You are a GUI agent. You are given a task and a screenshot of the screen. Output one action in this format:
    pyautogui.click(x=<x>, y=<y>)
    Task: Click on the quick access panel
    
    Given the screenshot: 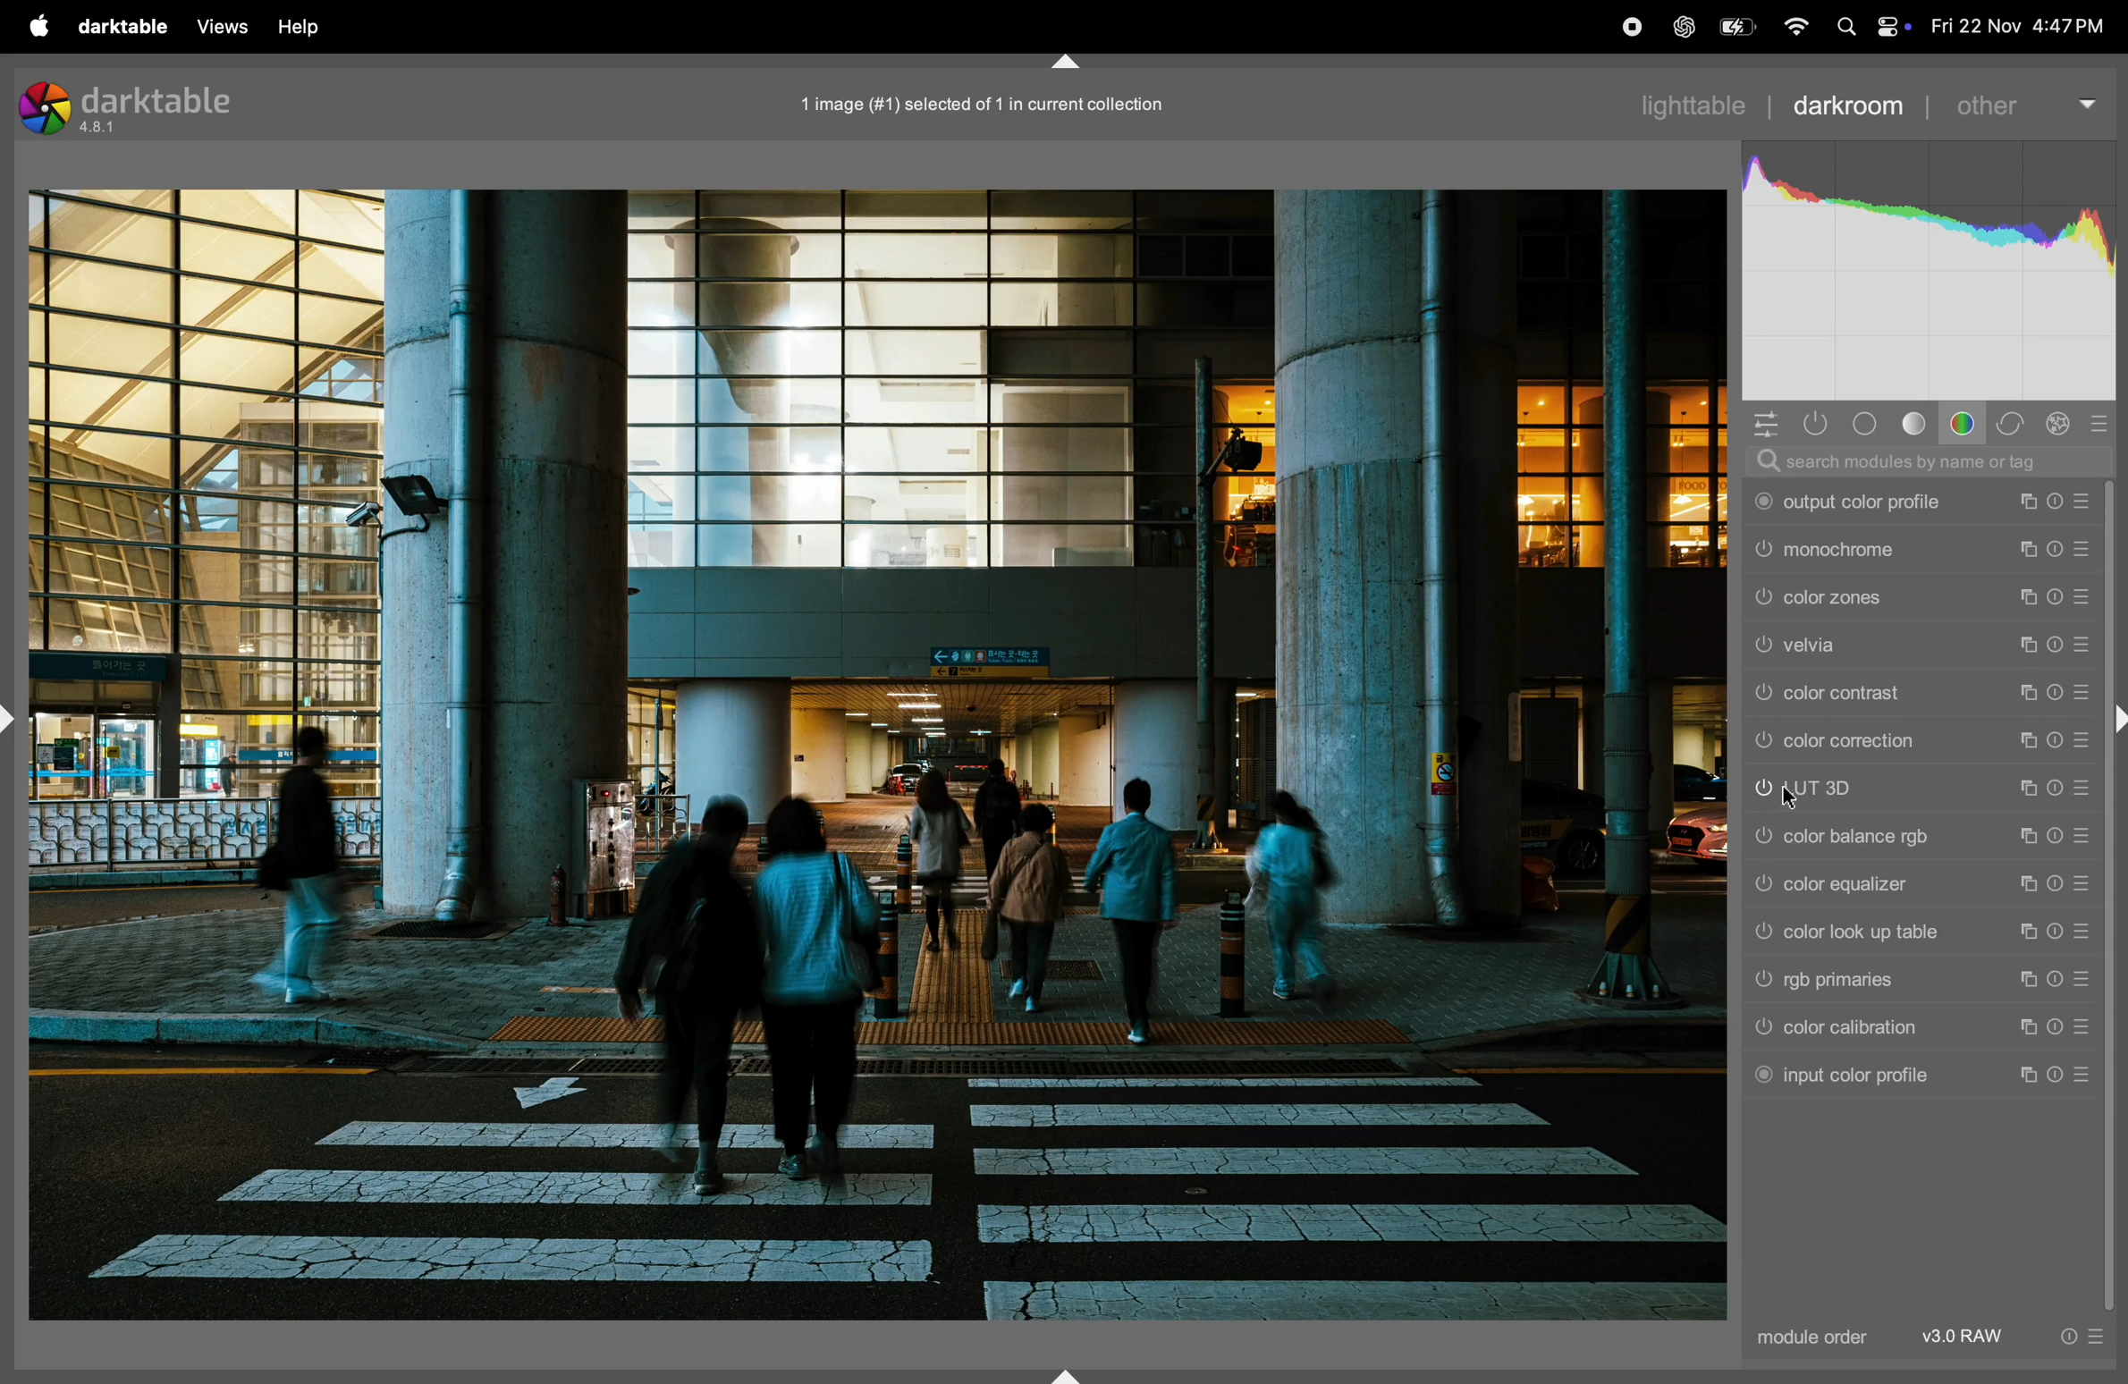 What is the action you would take?
    pyautogui.click(x=1759, y=422)
    